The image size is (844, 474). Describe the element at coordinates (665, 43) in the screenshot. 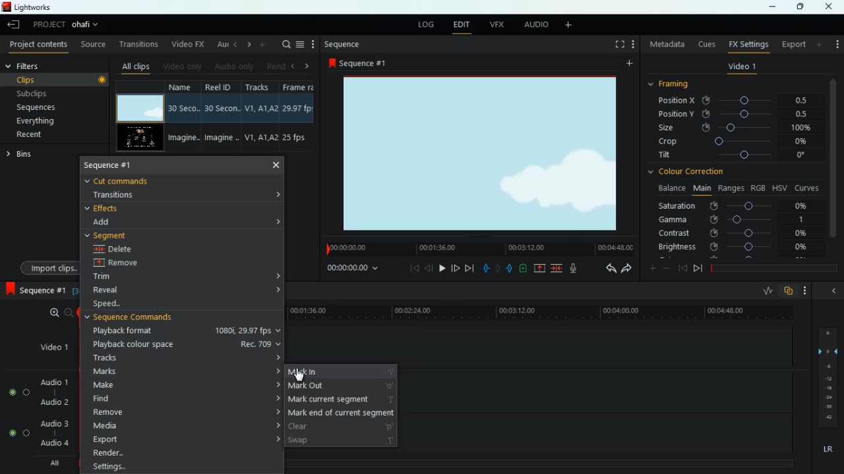

I see `metadata` at that location.